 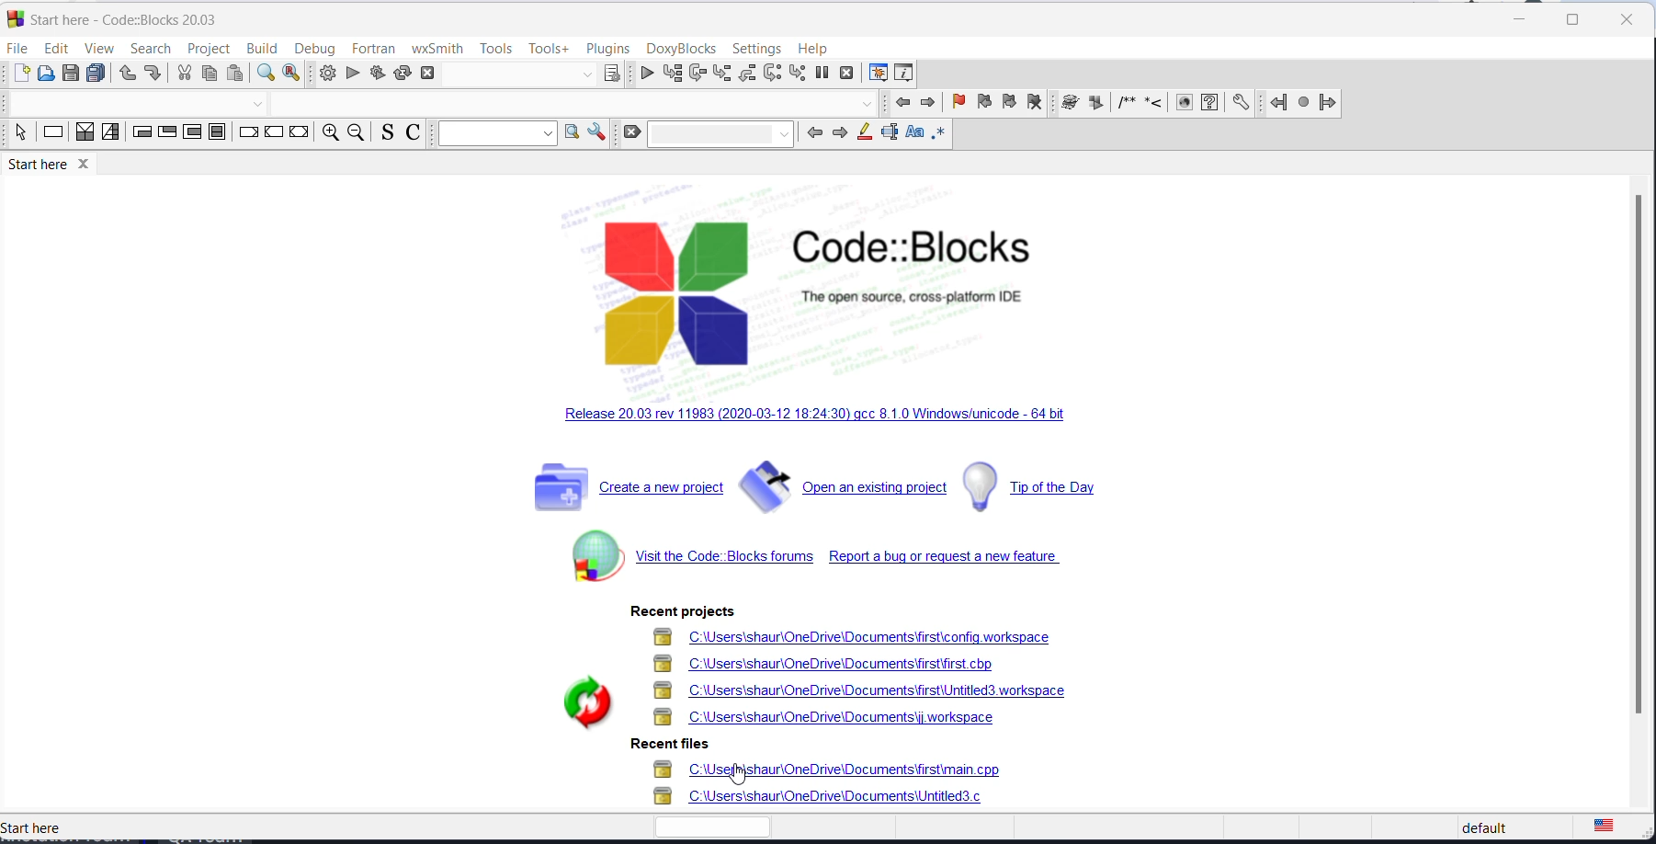 What do you see at coordinates (85, 134) in the screenshot?
I see `decision` at bounding box center [85, 134].